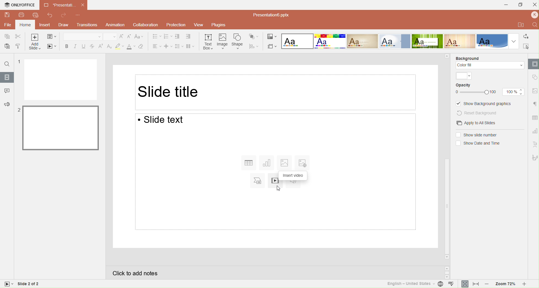 The image size is (539, 288). What do you see at coordinates (7, 284) in the screenshot?
I see `slide view mode` at bounding box center [7, 284].